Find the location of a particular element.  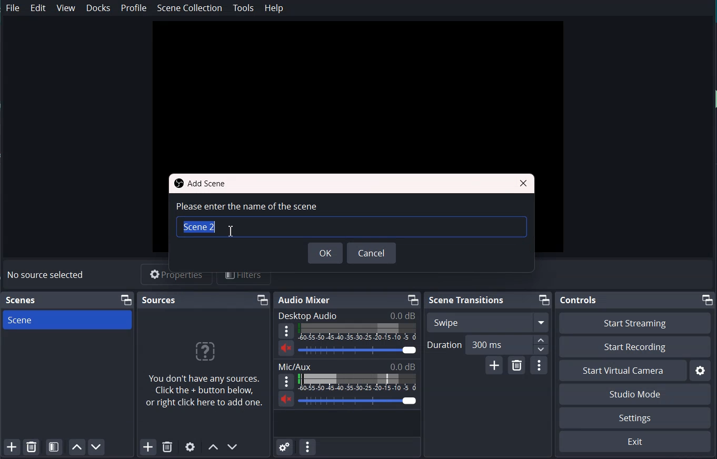

Volume indicator is located at coordinates (357, 332).